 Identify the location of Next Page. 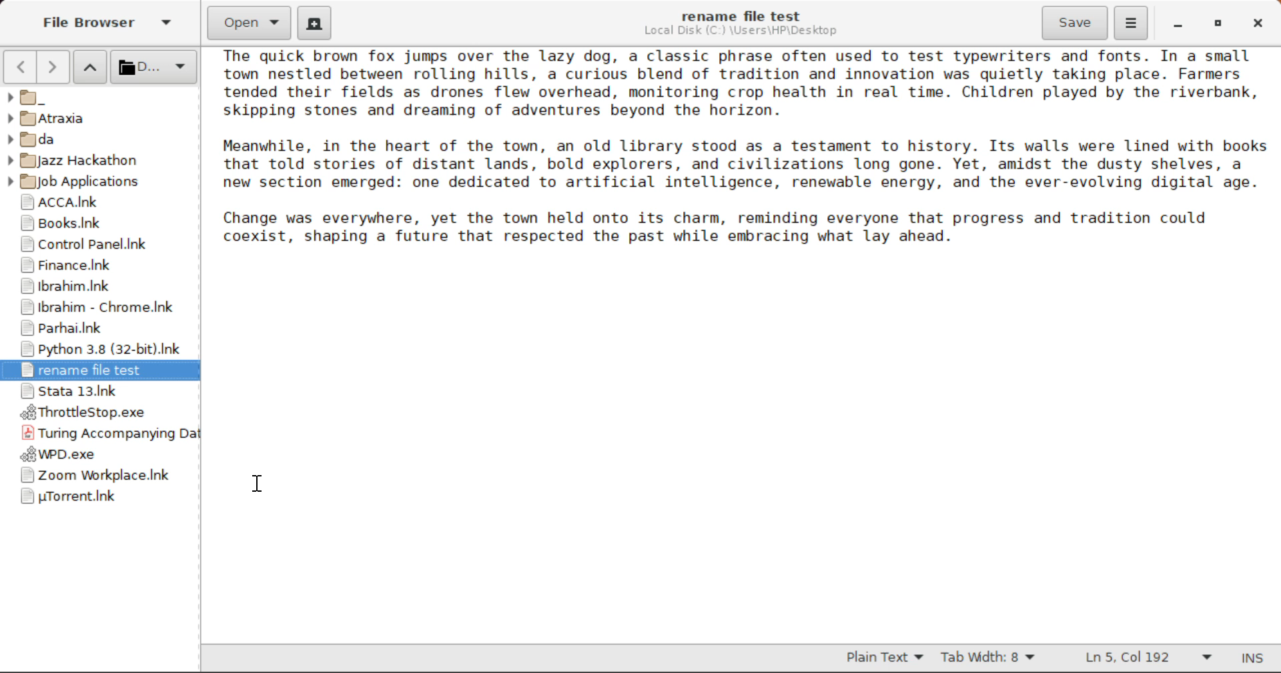
(55, 67).